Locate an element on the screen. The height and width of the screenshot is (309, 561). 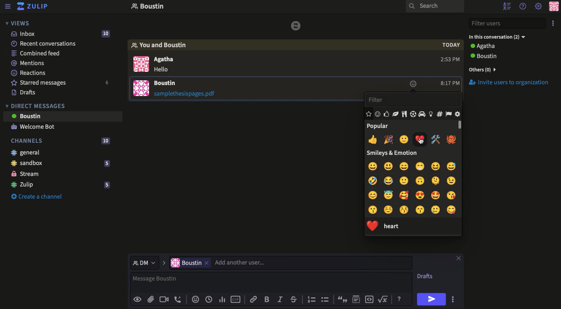
upside down is located at coordinates (418, 181).